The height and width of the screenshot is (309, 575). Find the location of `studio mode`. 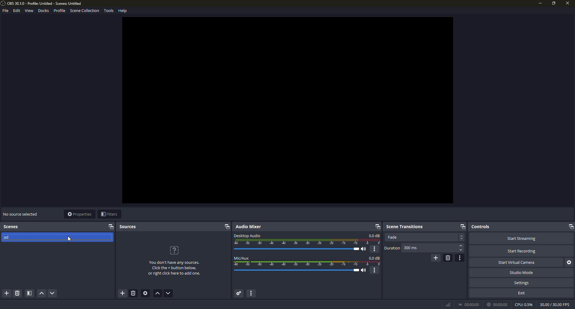

studio mode is located at coordinates (521, 272).